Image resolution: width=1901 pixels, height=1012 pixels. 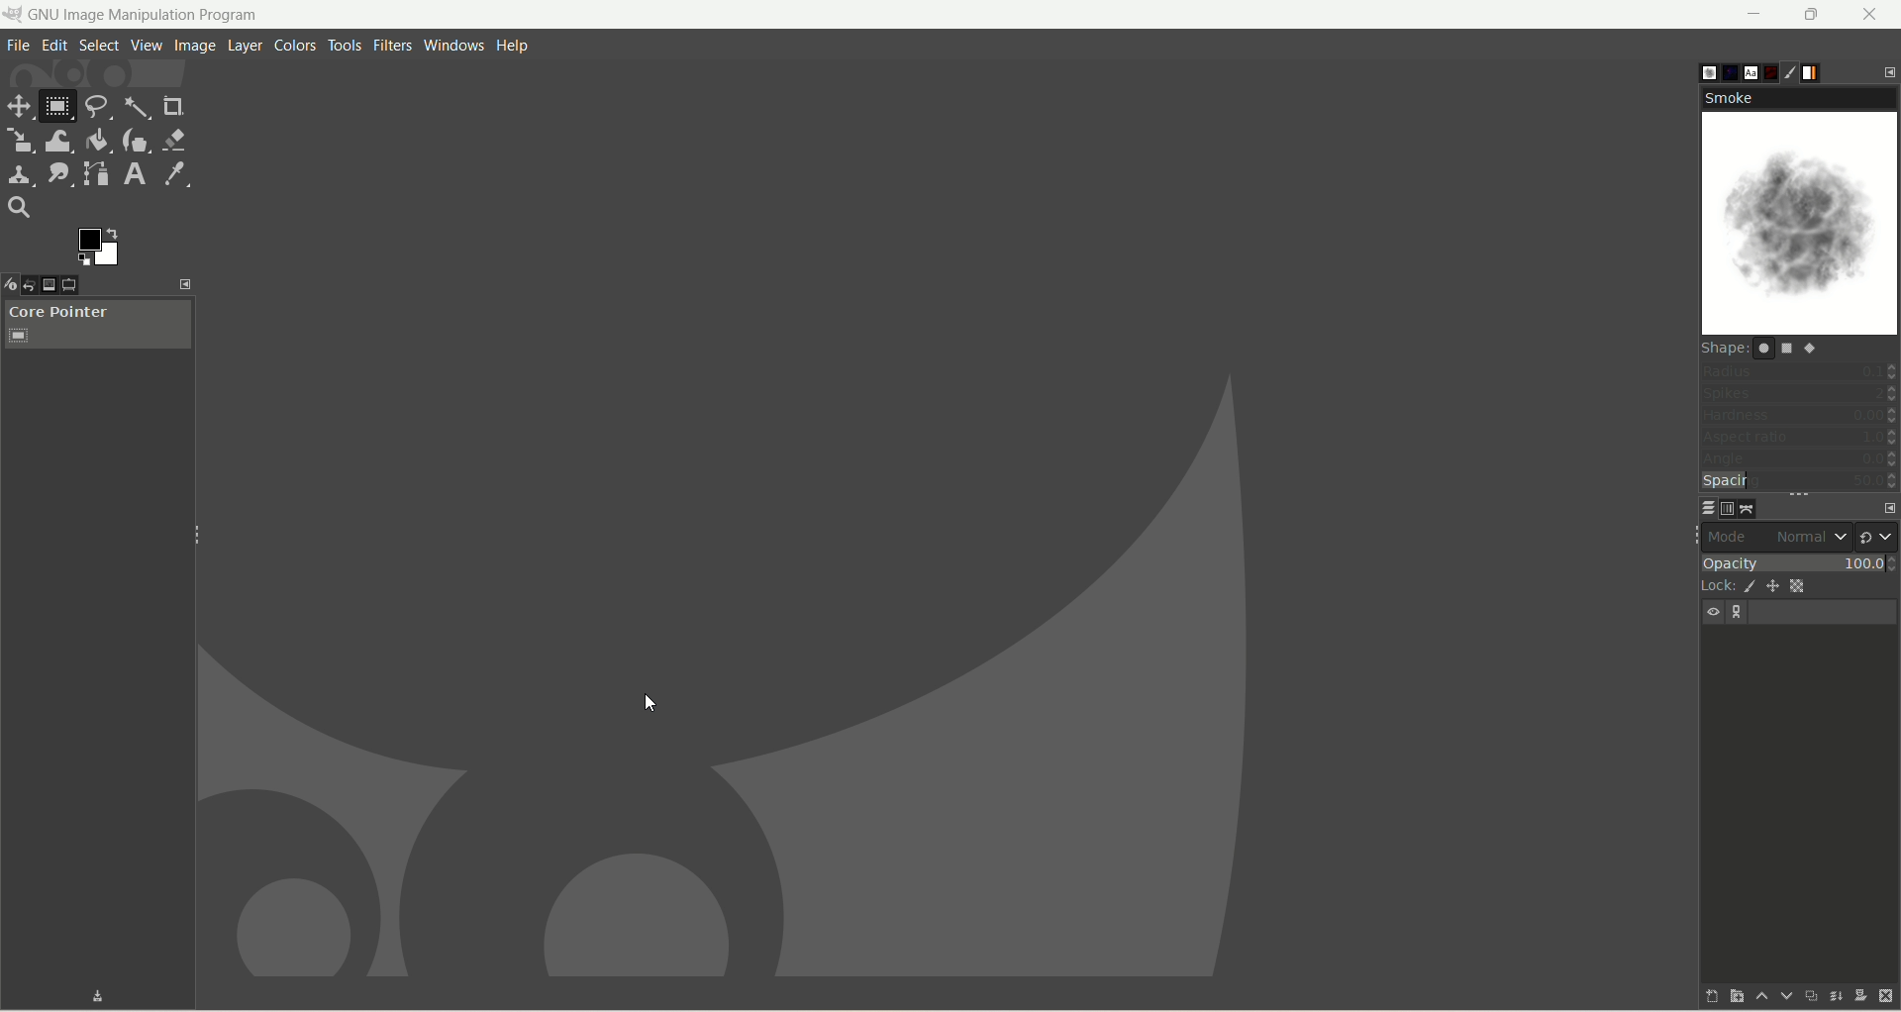 What do you see at coordinates (55, 46) in the screenshot?
I see `edit` at bounding box center [55, 46].